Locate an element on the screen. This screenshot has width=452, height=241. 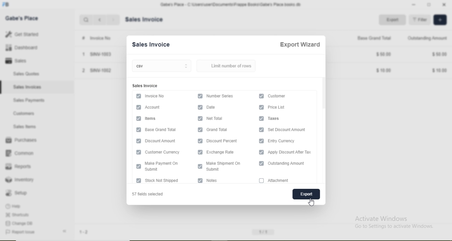
checkbox is located at coordinates (201, 180).